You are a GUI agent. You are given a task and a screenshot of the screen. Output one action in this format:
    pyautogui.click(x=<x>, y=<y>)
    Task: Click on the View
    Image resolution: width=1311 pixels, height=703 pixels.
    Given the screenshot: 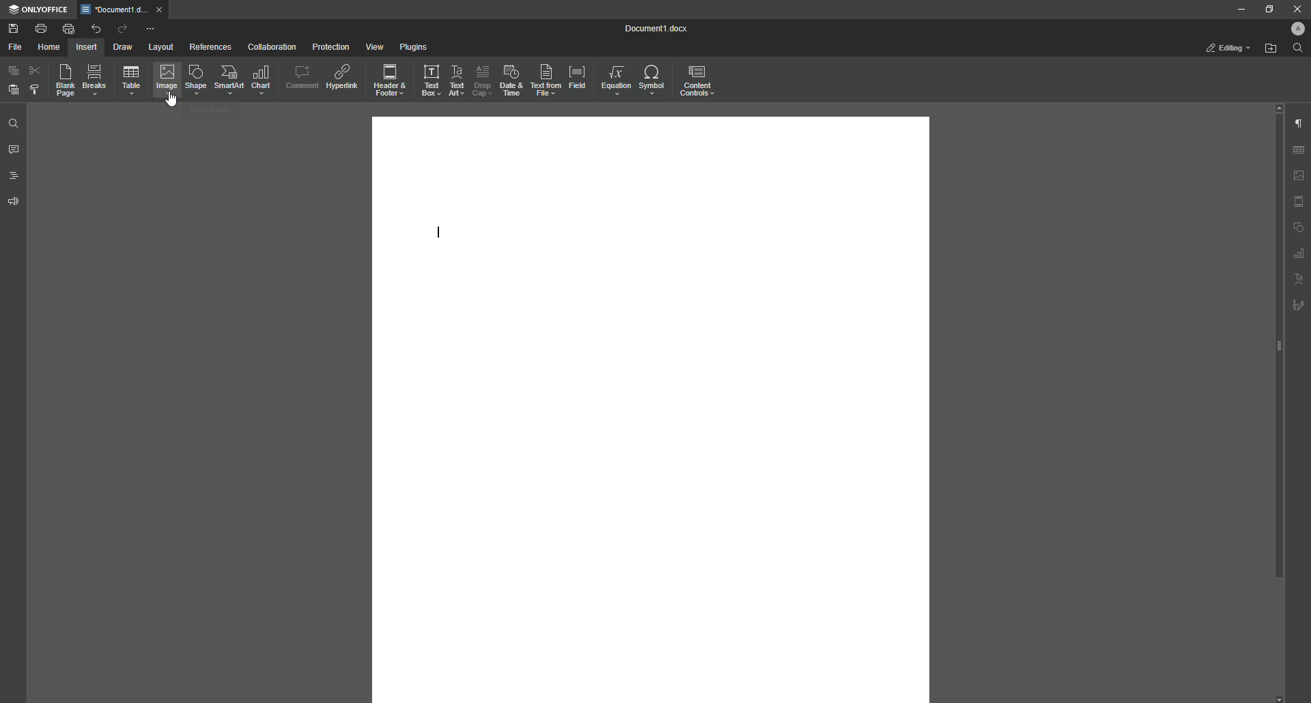 What is the action you would take?
    pyautogui.click(x=372, y=48)
    